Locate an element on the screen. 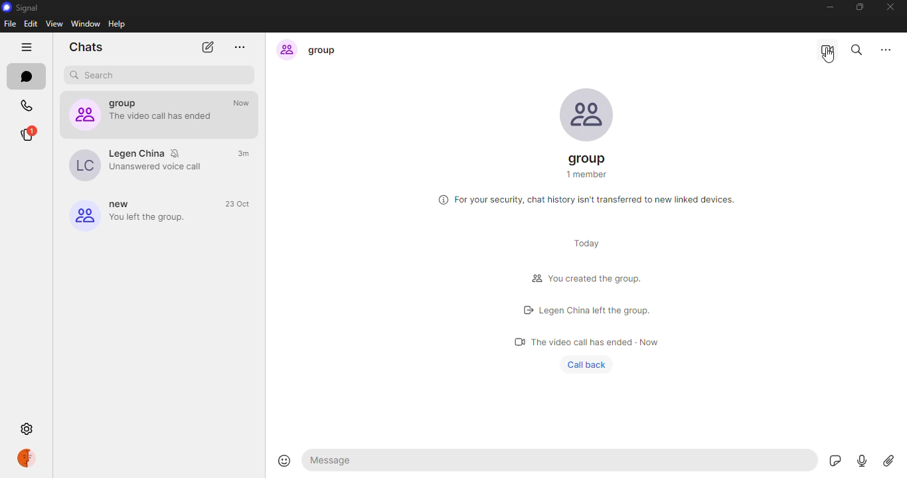 The image size is (907, 478). group profile is located at coordinates (285, 49).